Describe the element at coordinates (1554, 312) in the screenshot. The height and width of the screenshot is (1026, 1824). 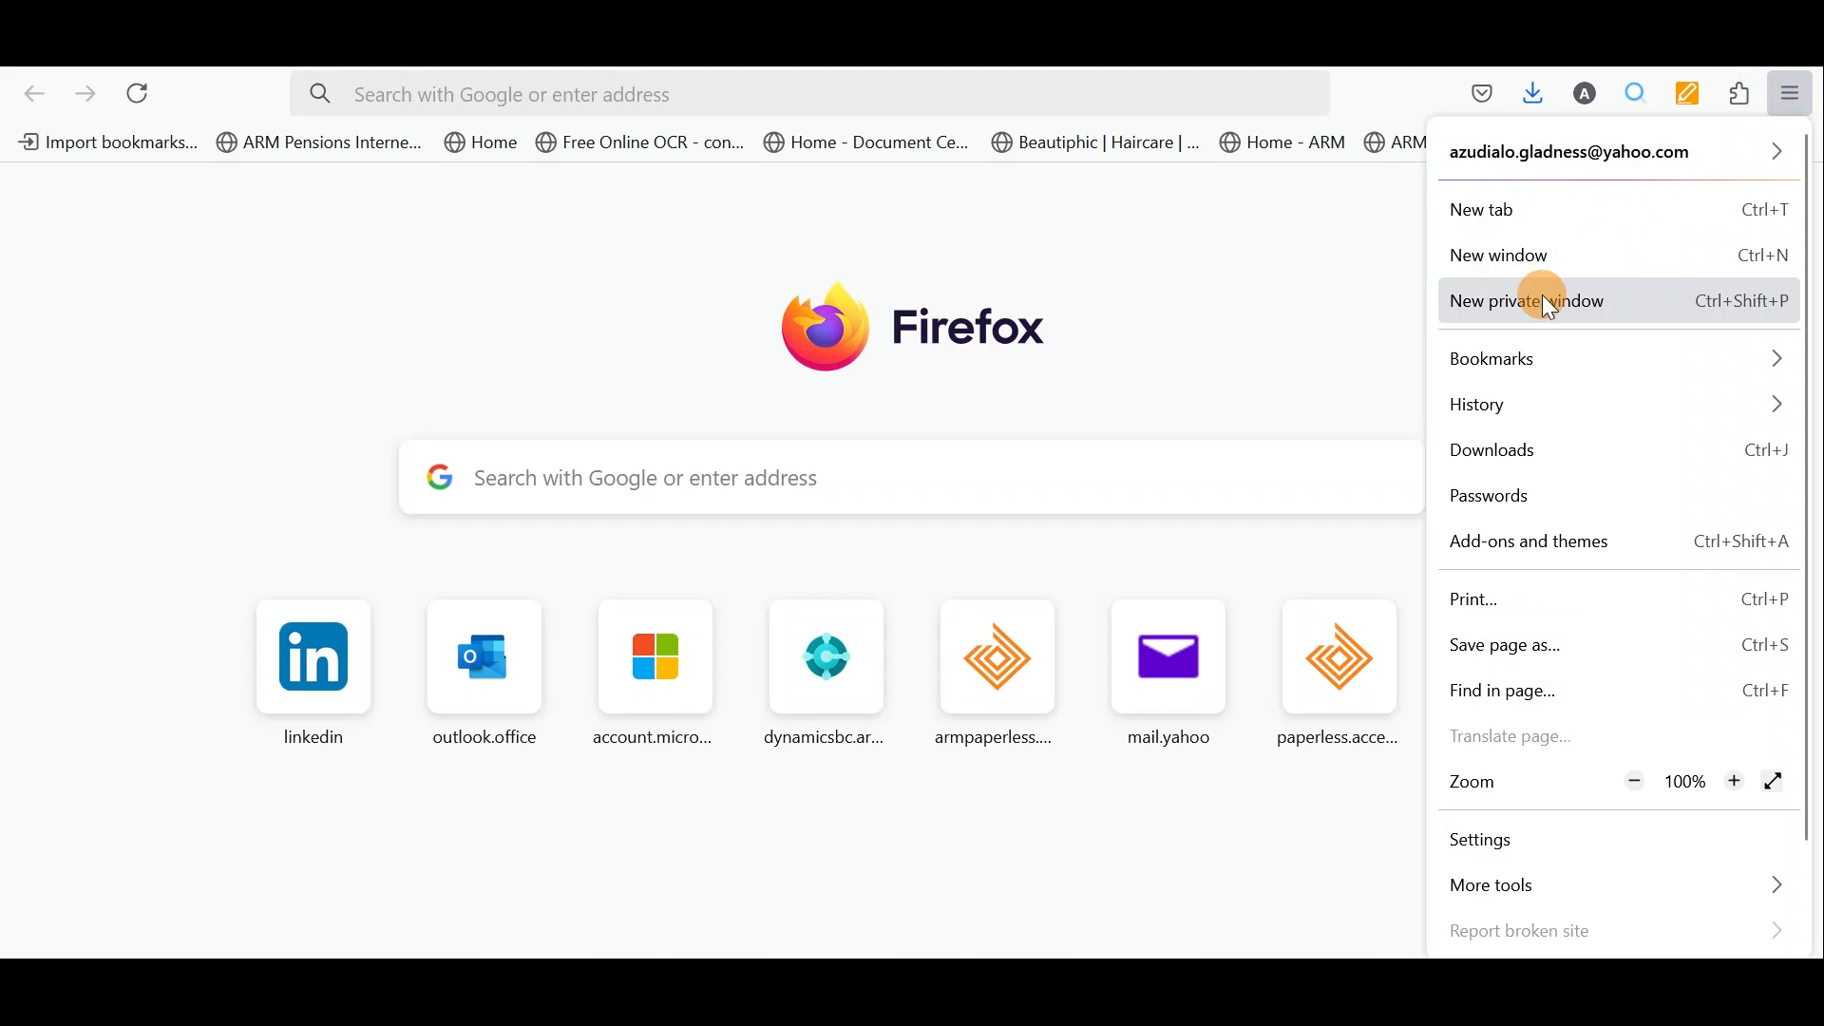
I see `cursor` at that location.